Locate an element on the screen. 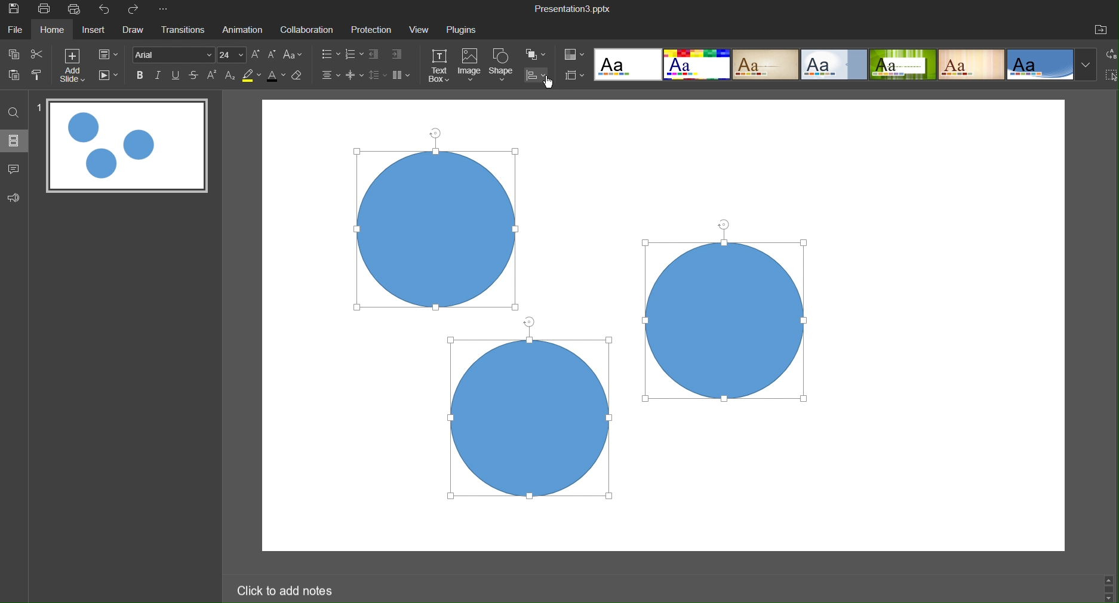 The height and width of the screenshot is (603, 1119). Transitions is located at coordinates (185, 31).